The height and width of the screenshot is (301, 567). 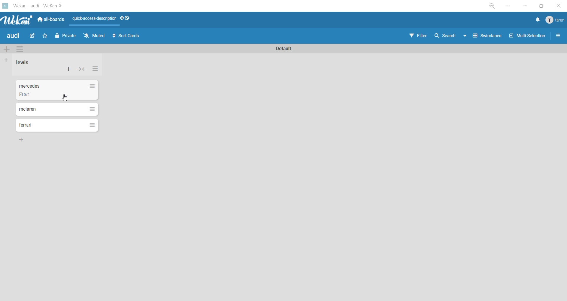 I want to click on add list, so click(x=7, y=60).